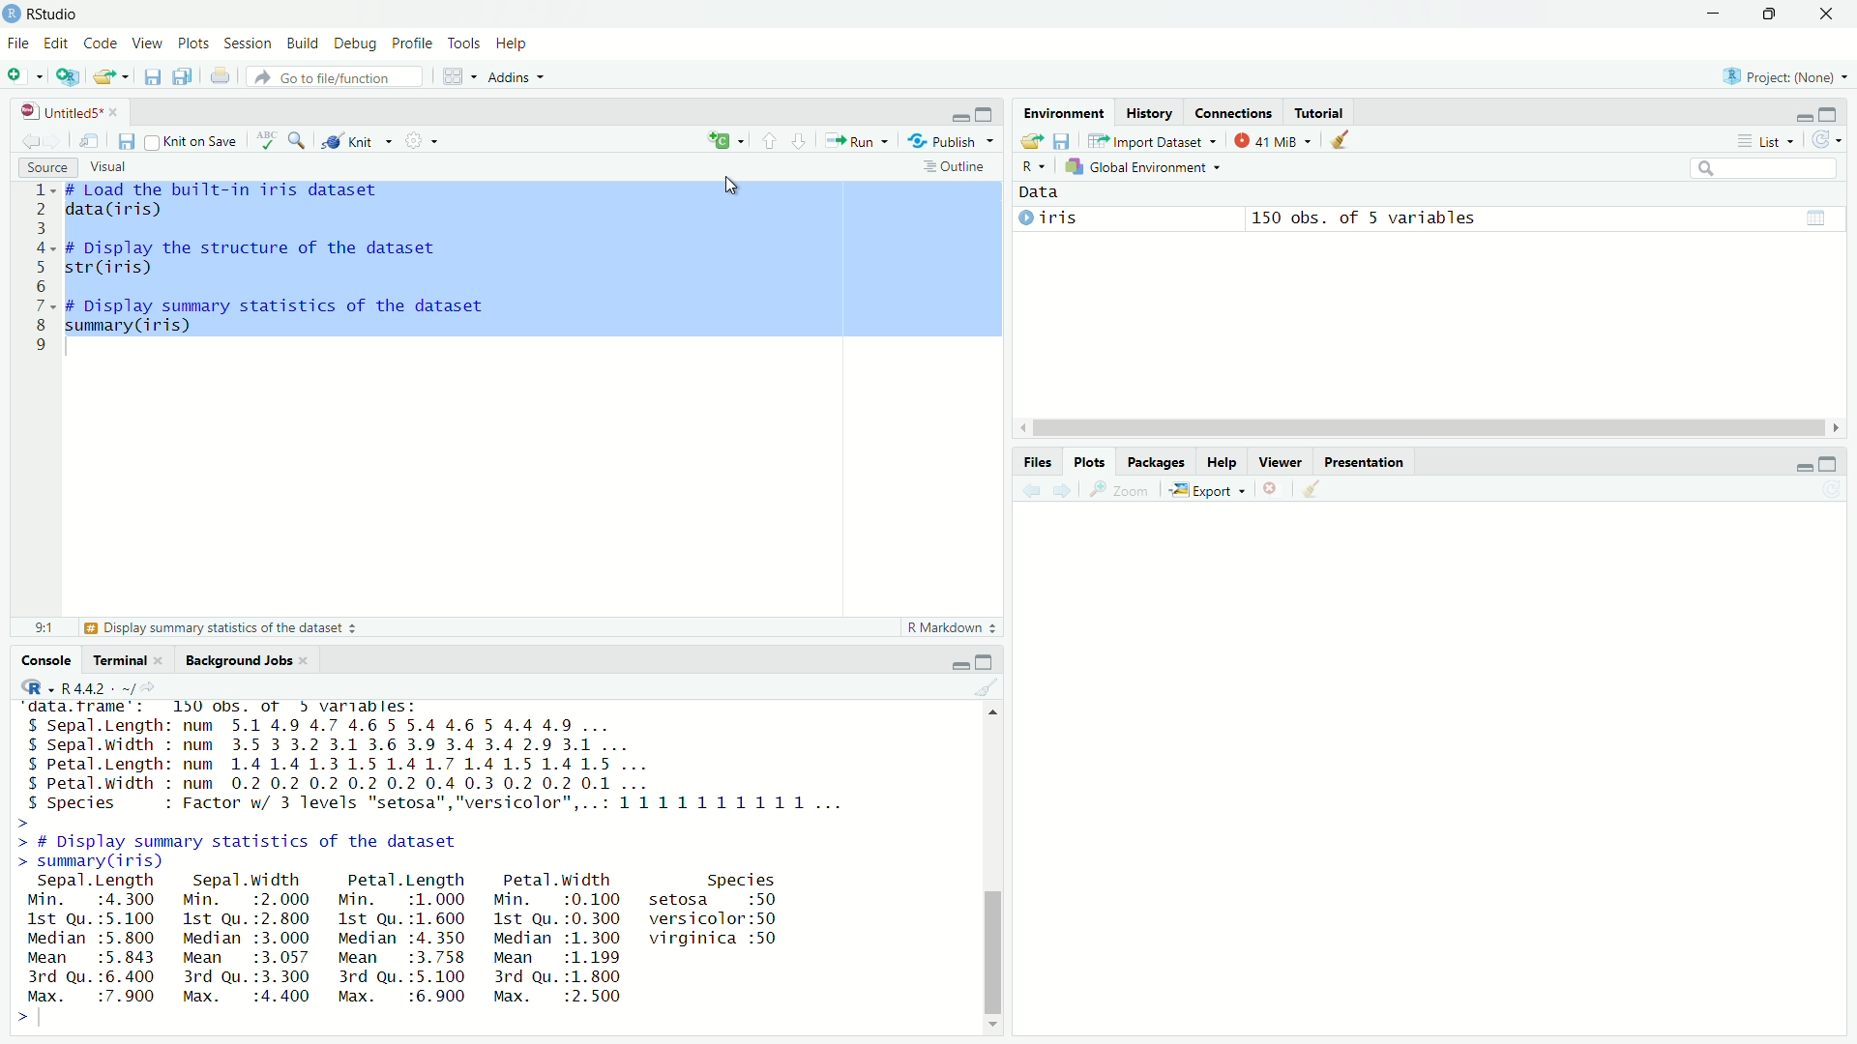 The width and height of the screenshot is (1857, 1044). Describe the element at coordinates (771, 140) in the screenshot. I see `Go to previous section` at that location.